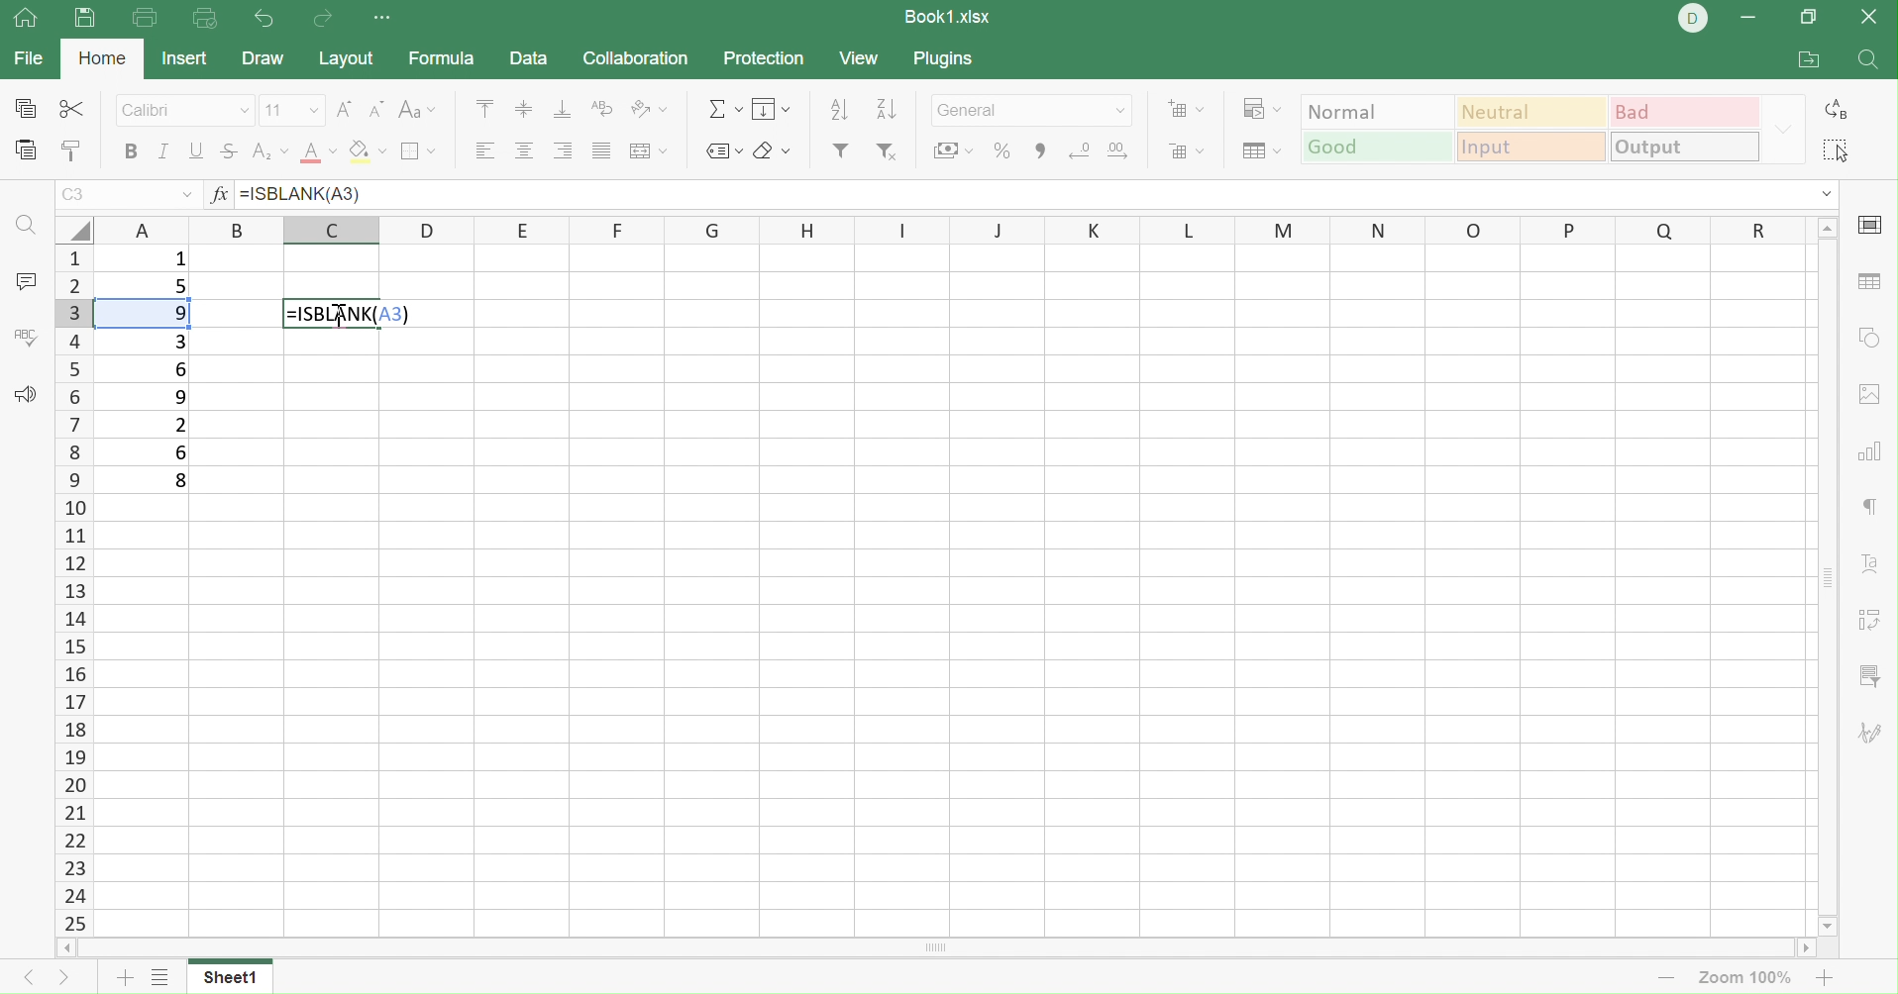 The height and width of the screenshot is (994, 1898). Describe the element at coordinates (724, 109) in the screenshot. I see `Summation` at that location.